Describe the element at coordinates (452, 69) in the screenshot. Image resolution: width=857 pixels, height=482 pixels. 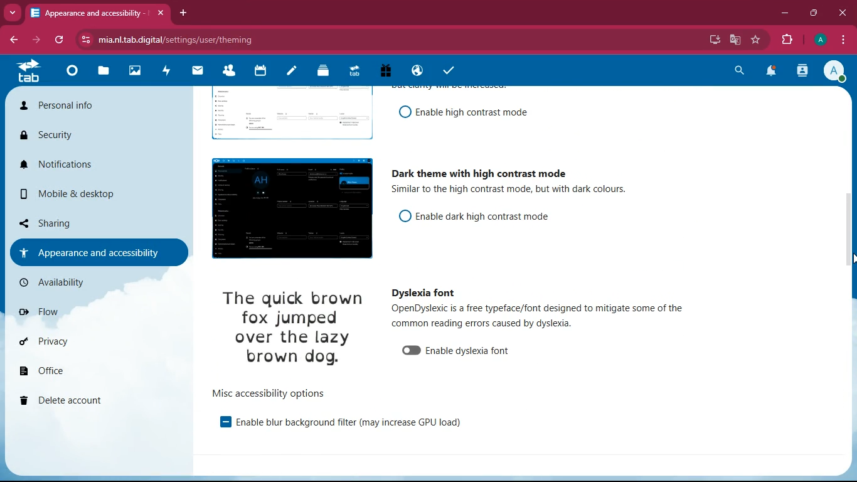
I see `tasks` at that location.